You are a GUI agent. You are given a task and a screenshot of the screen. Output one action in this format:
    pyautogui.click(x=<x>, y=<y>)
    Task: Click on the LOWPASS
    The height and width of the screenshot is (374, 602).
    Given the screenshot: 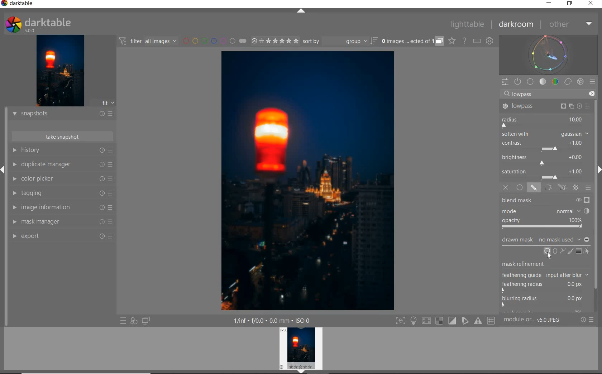 What is the action you would take?
    pyautogui.click(x=533, y=107)
    